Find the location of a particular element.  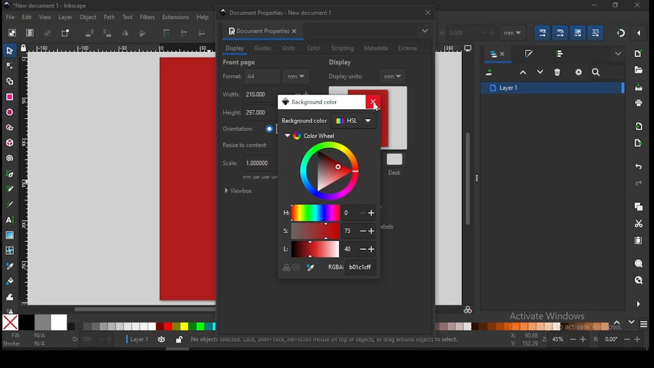

align and distribute is located at coordinates (561, 53).